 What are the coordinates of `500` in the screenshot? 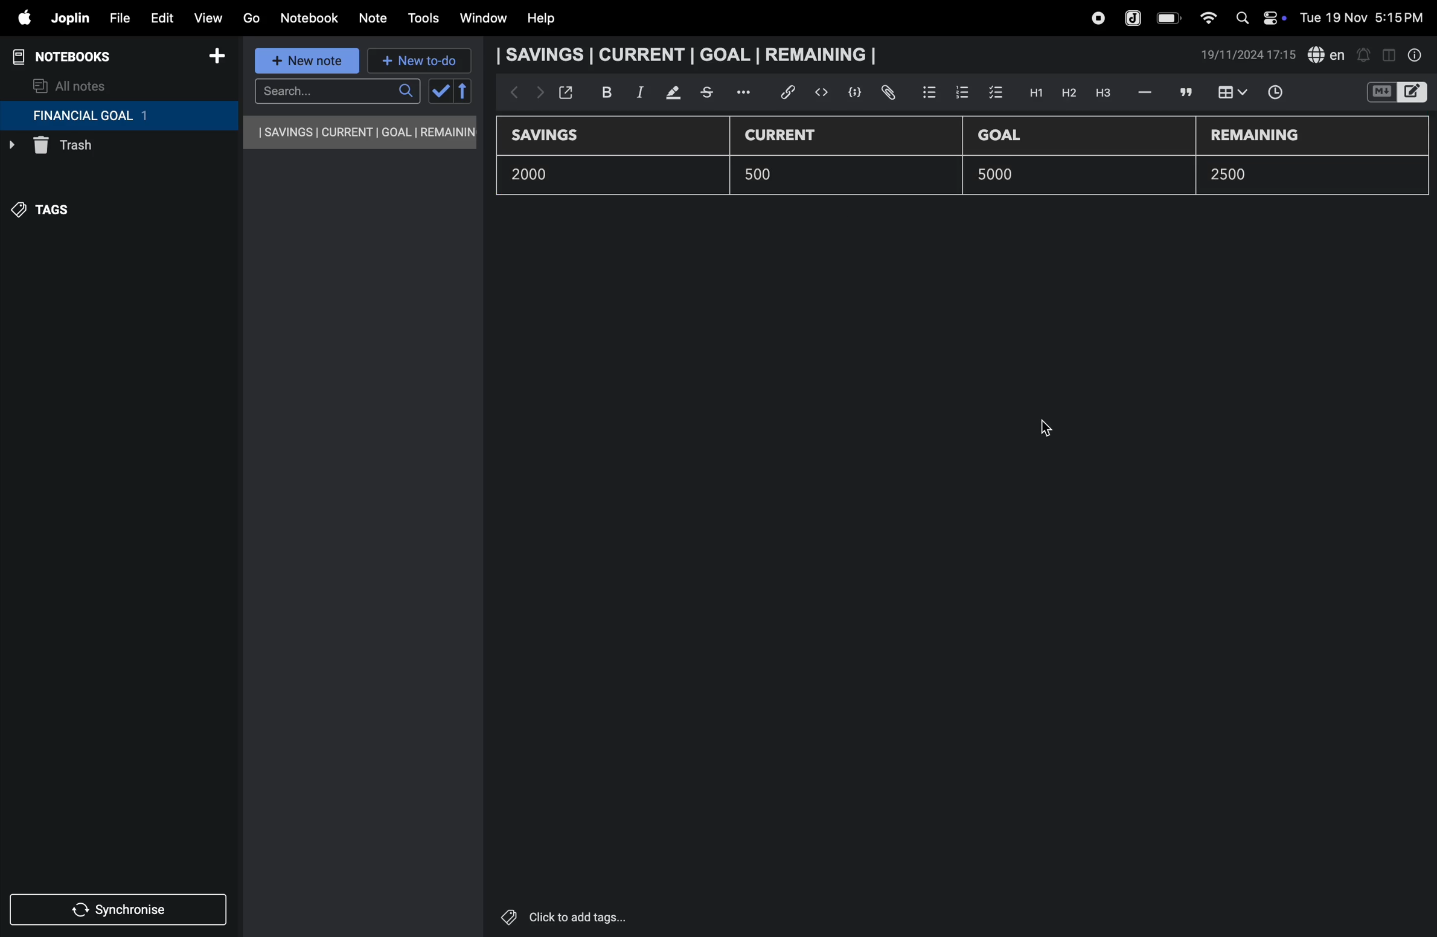 It's located at (766, 174).